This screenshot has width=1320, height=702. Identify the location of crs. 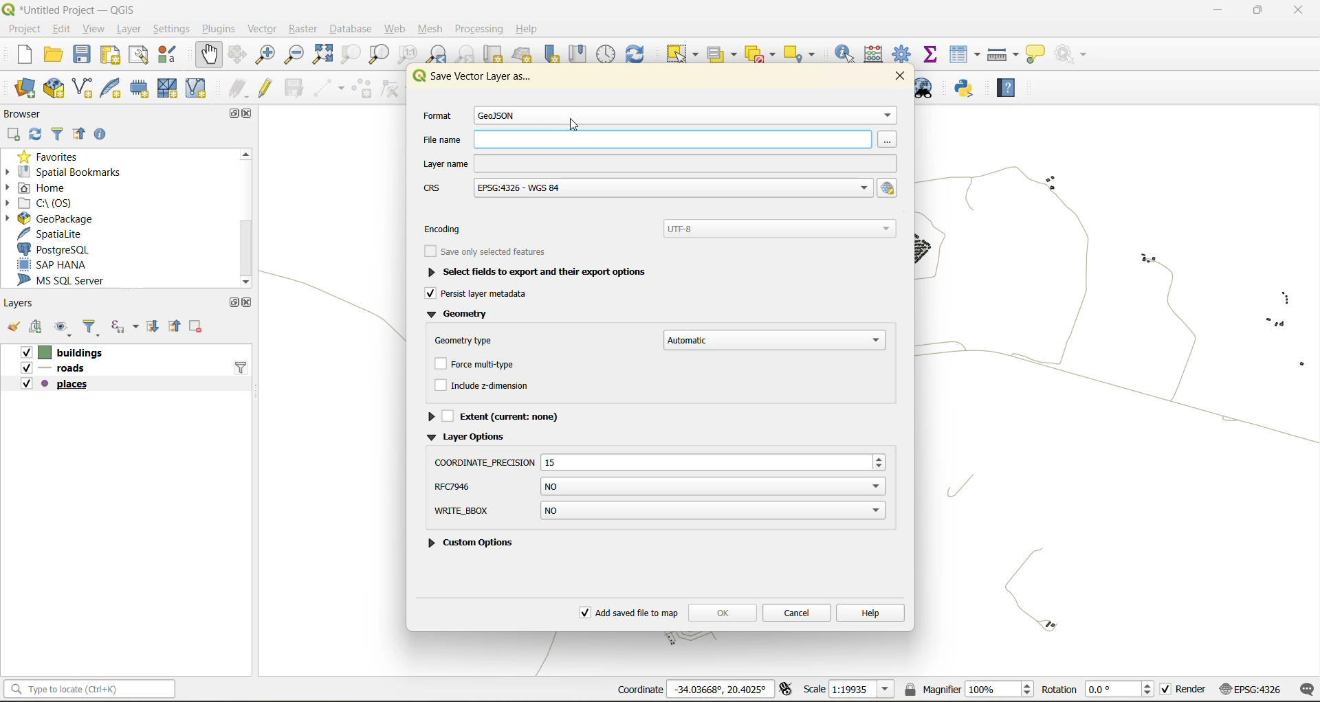
(646, 188).